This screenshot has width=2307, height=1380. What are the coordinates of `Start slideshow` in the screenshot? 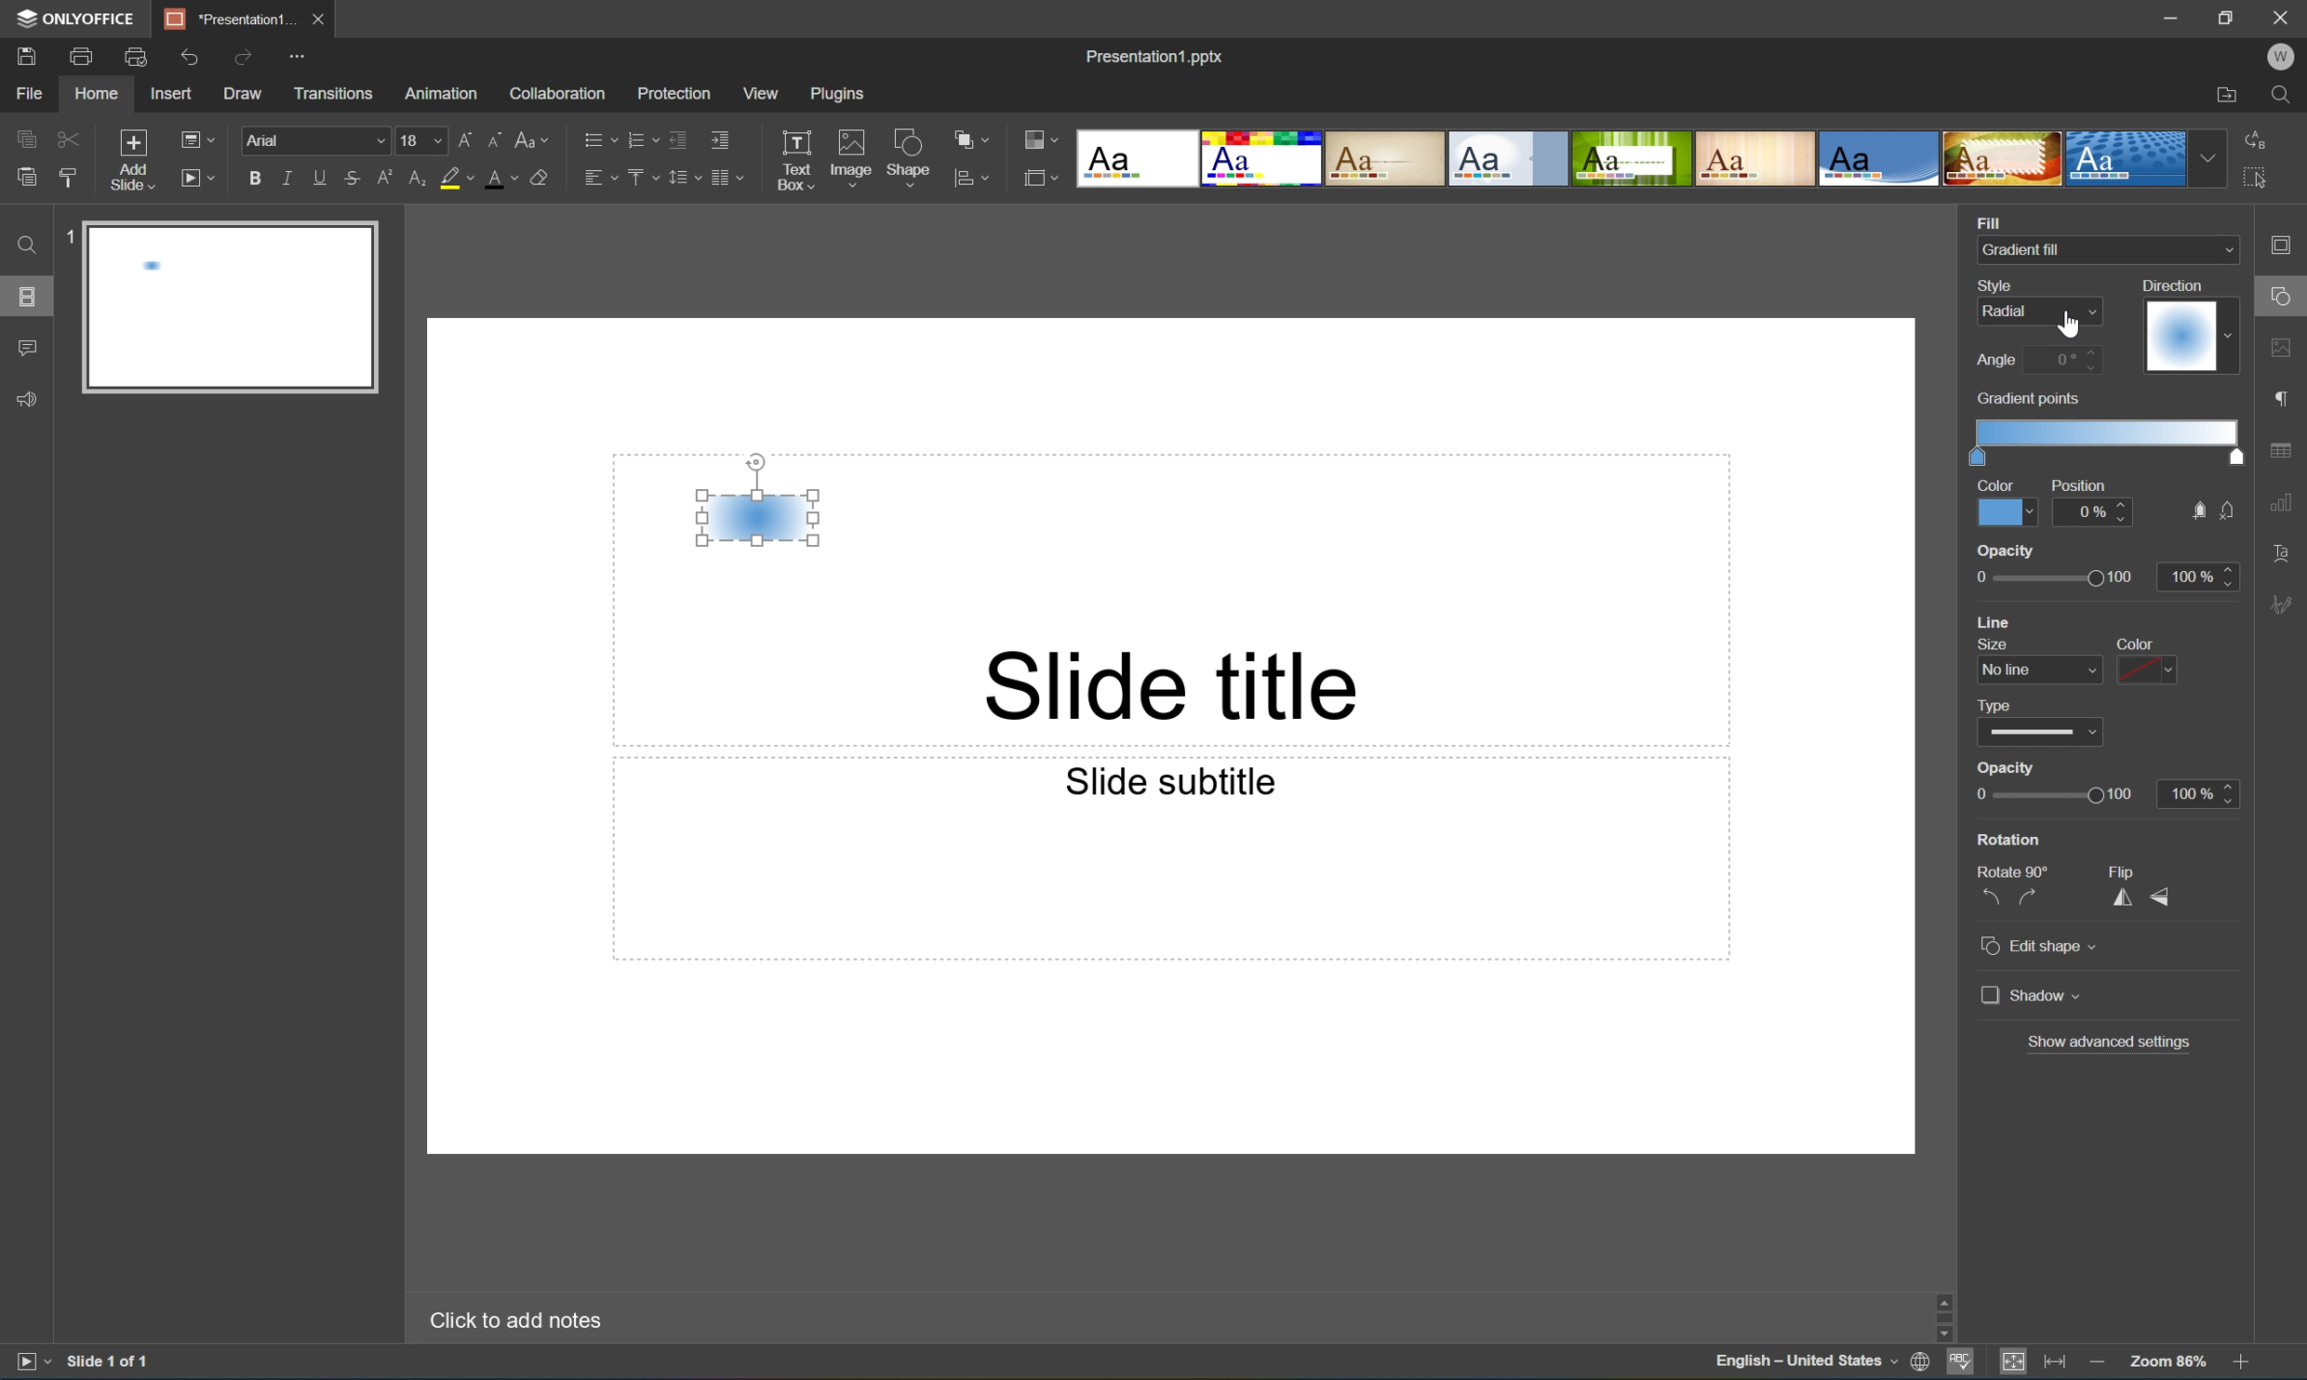 It's located at (31, 1360).